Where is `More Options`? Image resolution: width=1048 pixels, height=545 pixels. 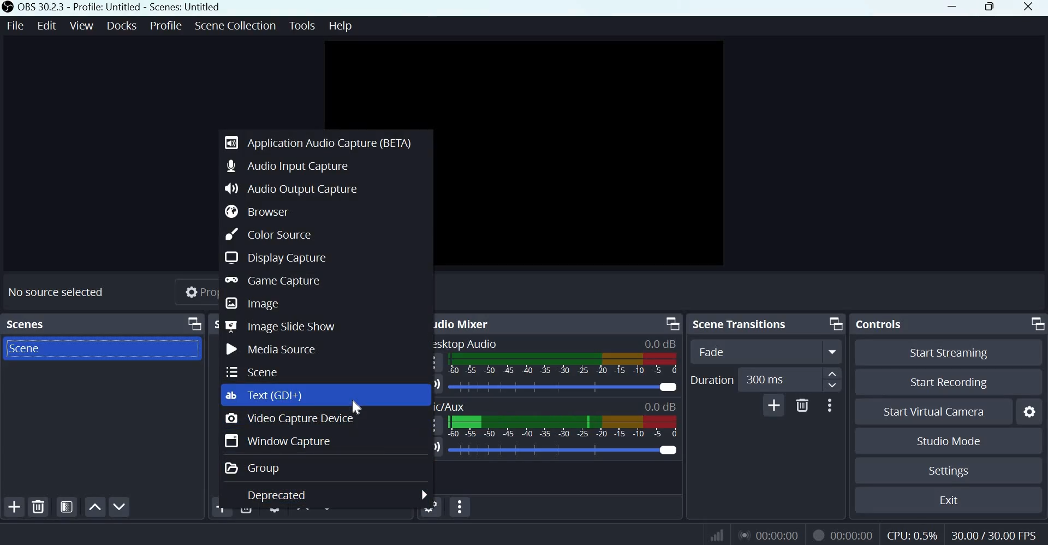
More Options is located at coordinates (829, 405).